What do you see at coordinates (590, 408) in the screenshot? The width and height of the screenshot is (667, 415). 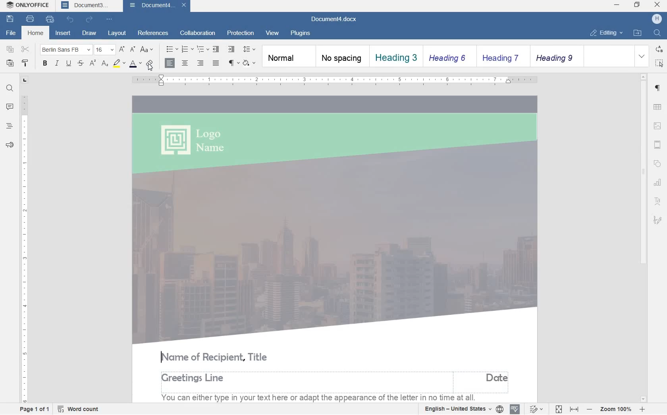 I see `decrease zoom` at bounding box center [590, 408].